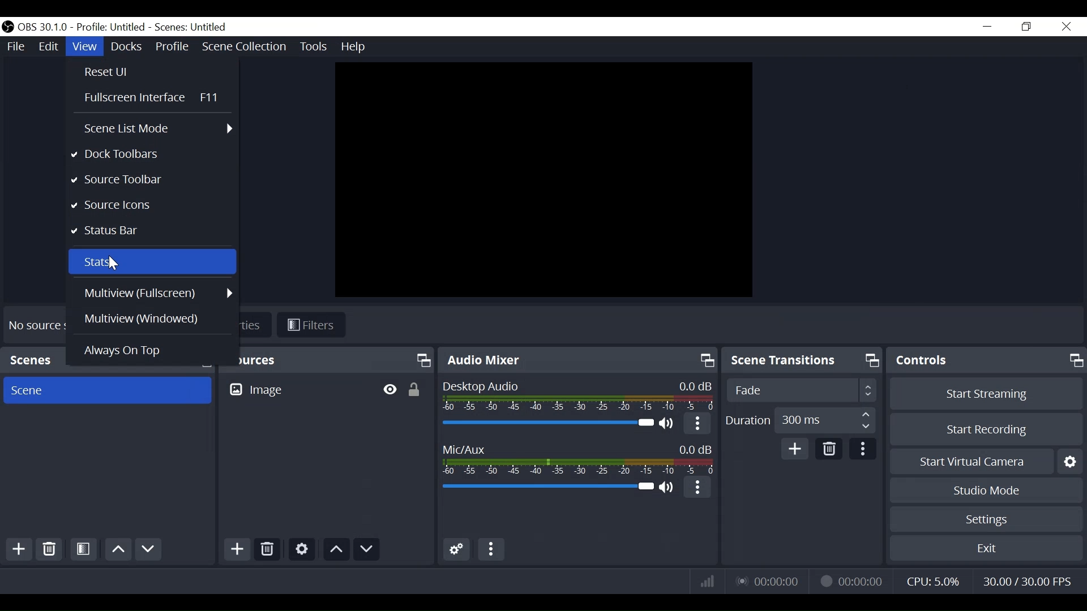 This screenshot has width=1087, height=611. What do you see at coordinates (9, 27) in the screenshot?
I see `OBS Studio Desktop Icon` at bounding box center [9, 27].